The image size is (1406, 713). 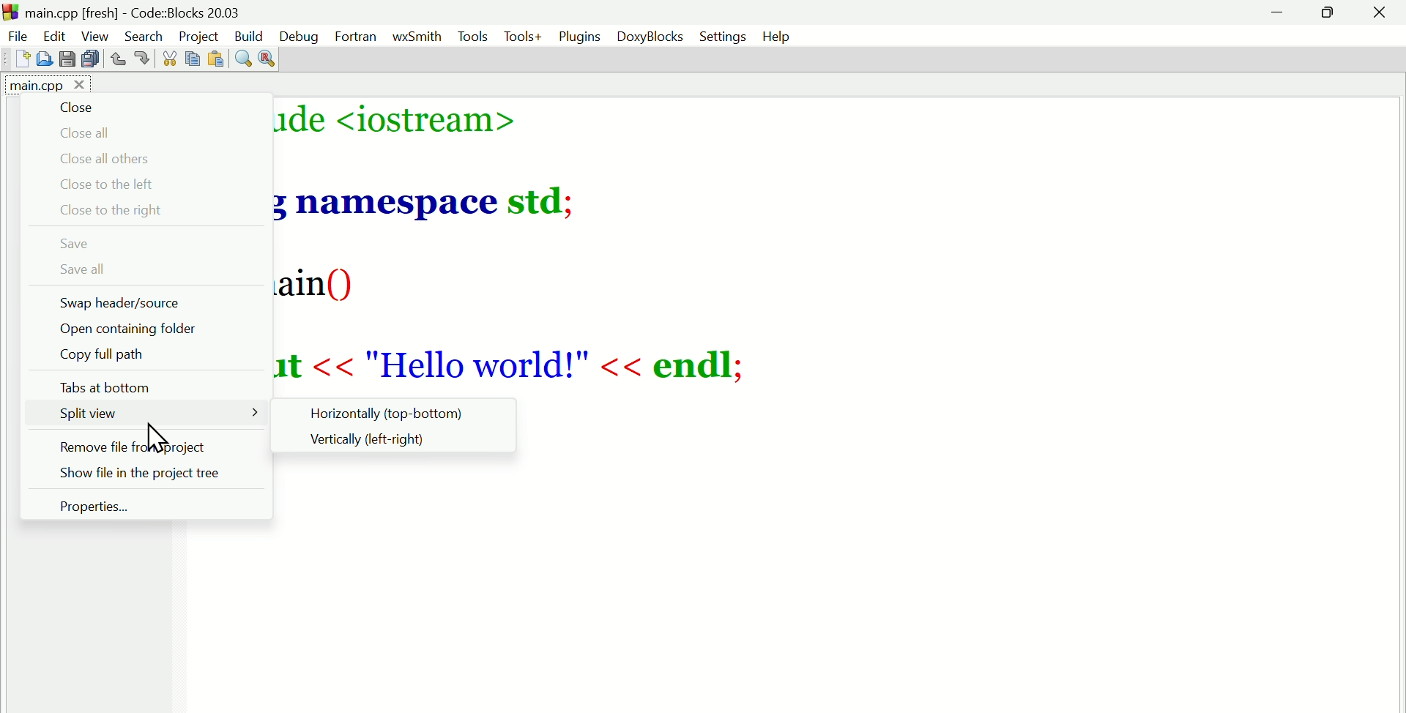 I want to click on Swap header Source, so click(x=149, y=303).